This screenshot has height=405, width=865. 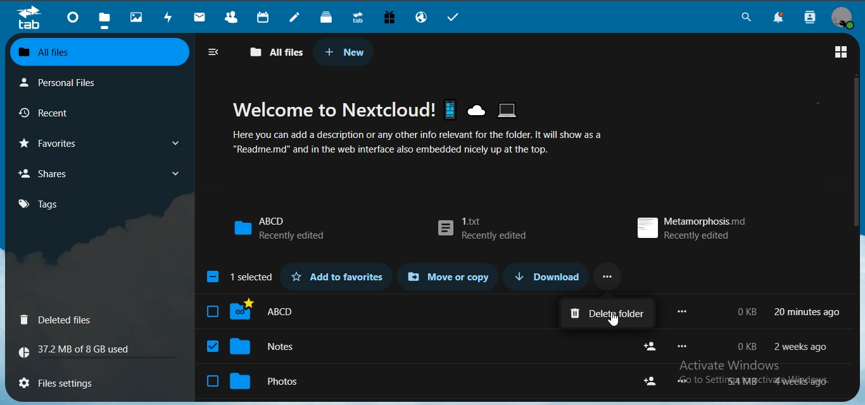 I want to click on search contacts, so click(x=808, y=18).